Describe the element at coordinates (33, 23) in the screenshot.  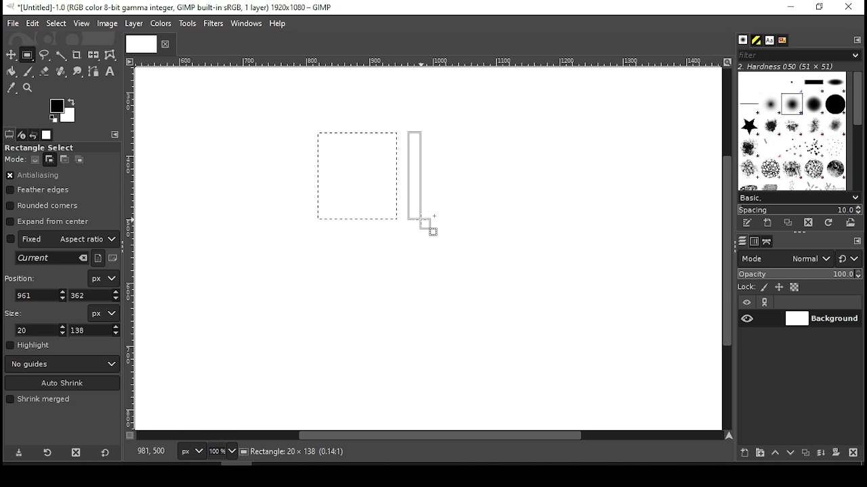
I see `edit` at that location.